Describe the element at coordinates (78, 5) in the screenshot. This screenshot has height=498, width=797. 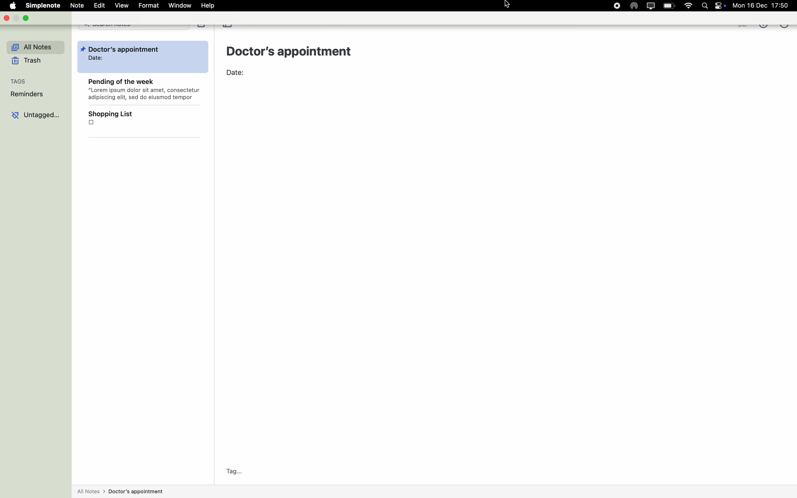
I see `note` at that location.